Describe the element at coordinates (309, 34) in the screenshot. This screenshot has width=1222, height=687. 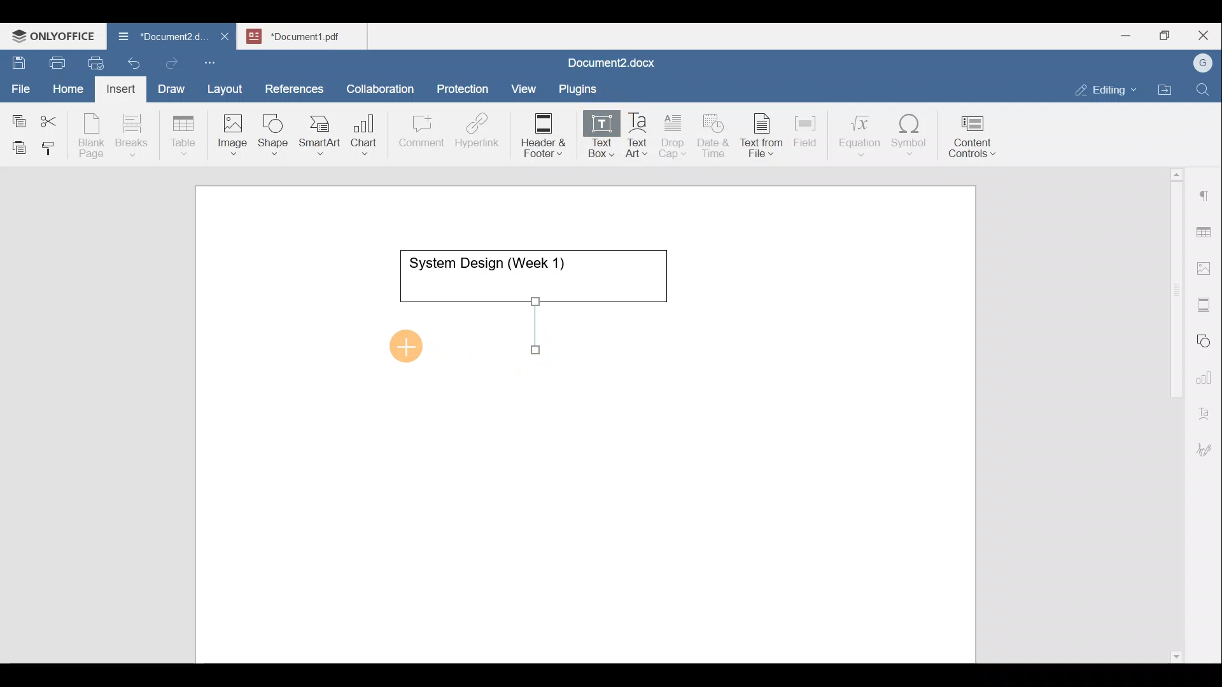
I see `Document name` at that location.